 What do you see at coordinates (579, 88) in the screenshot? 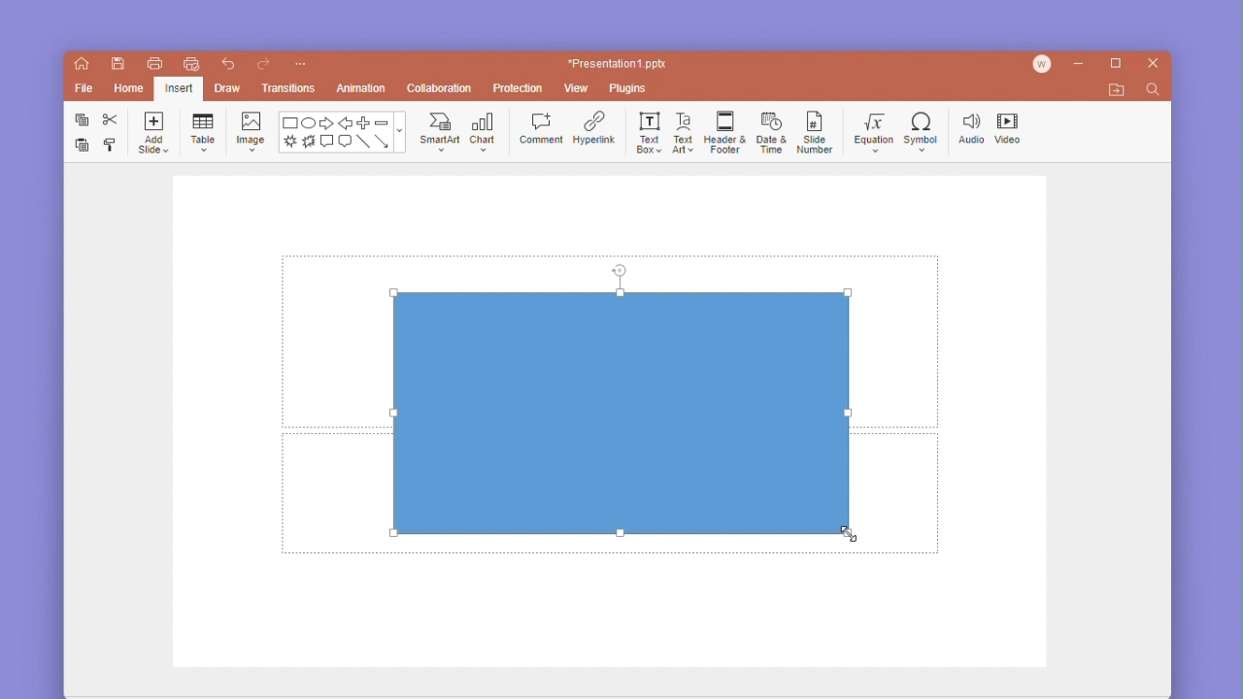
I see `view` at bounding box center [579, 88].